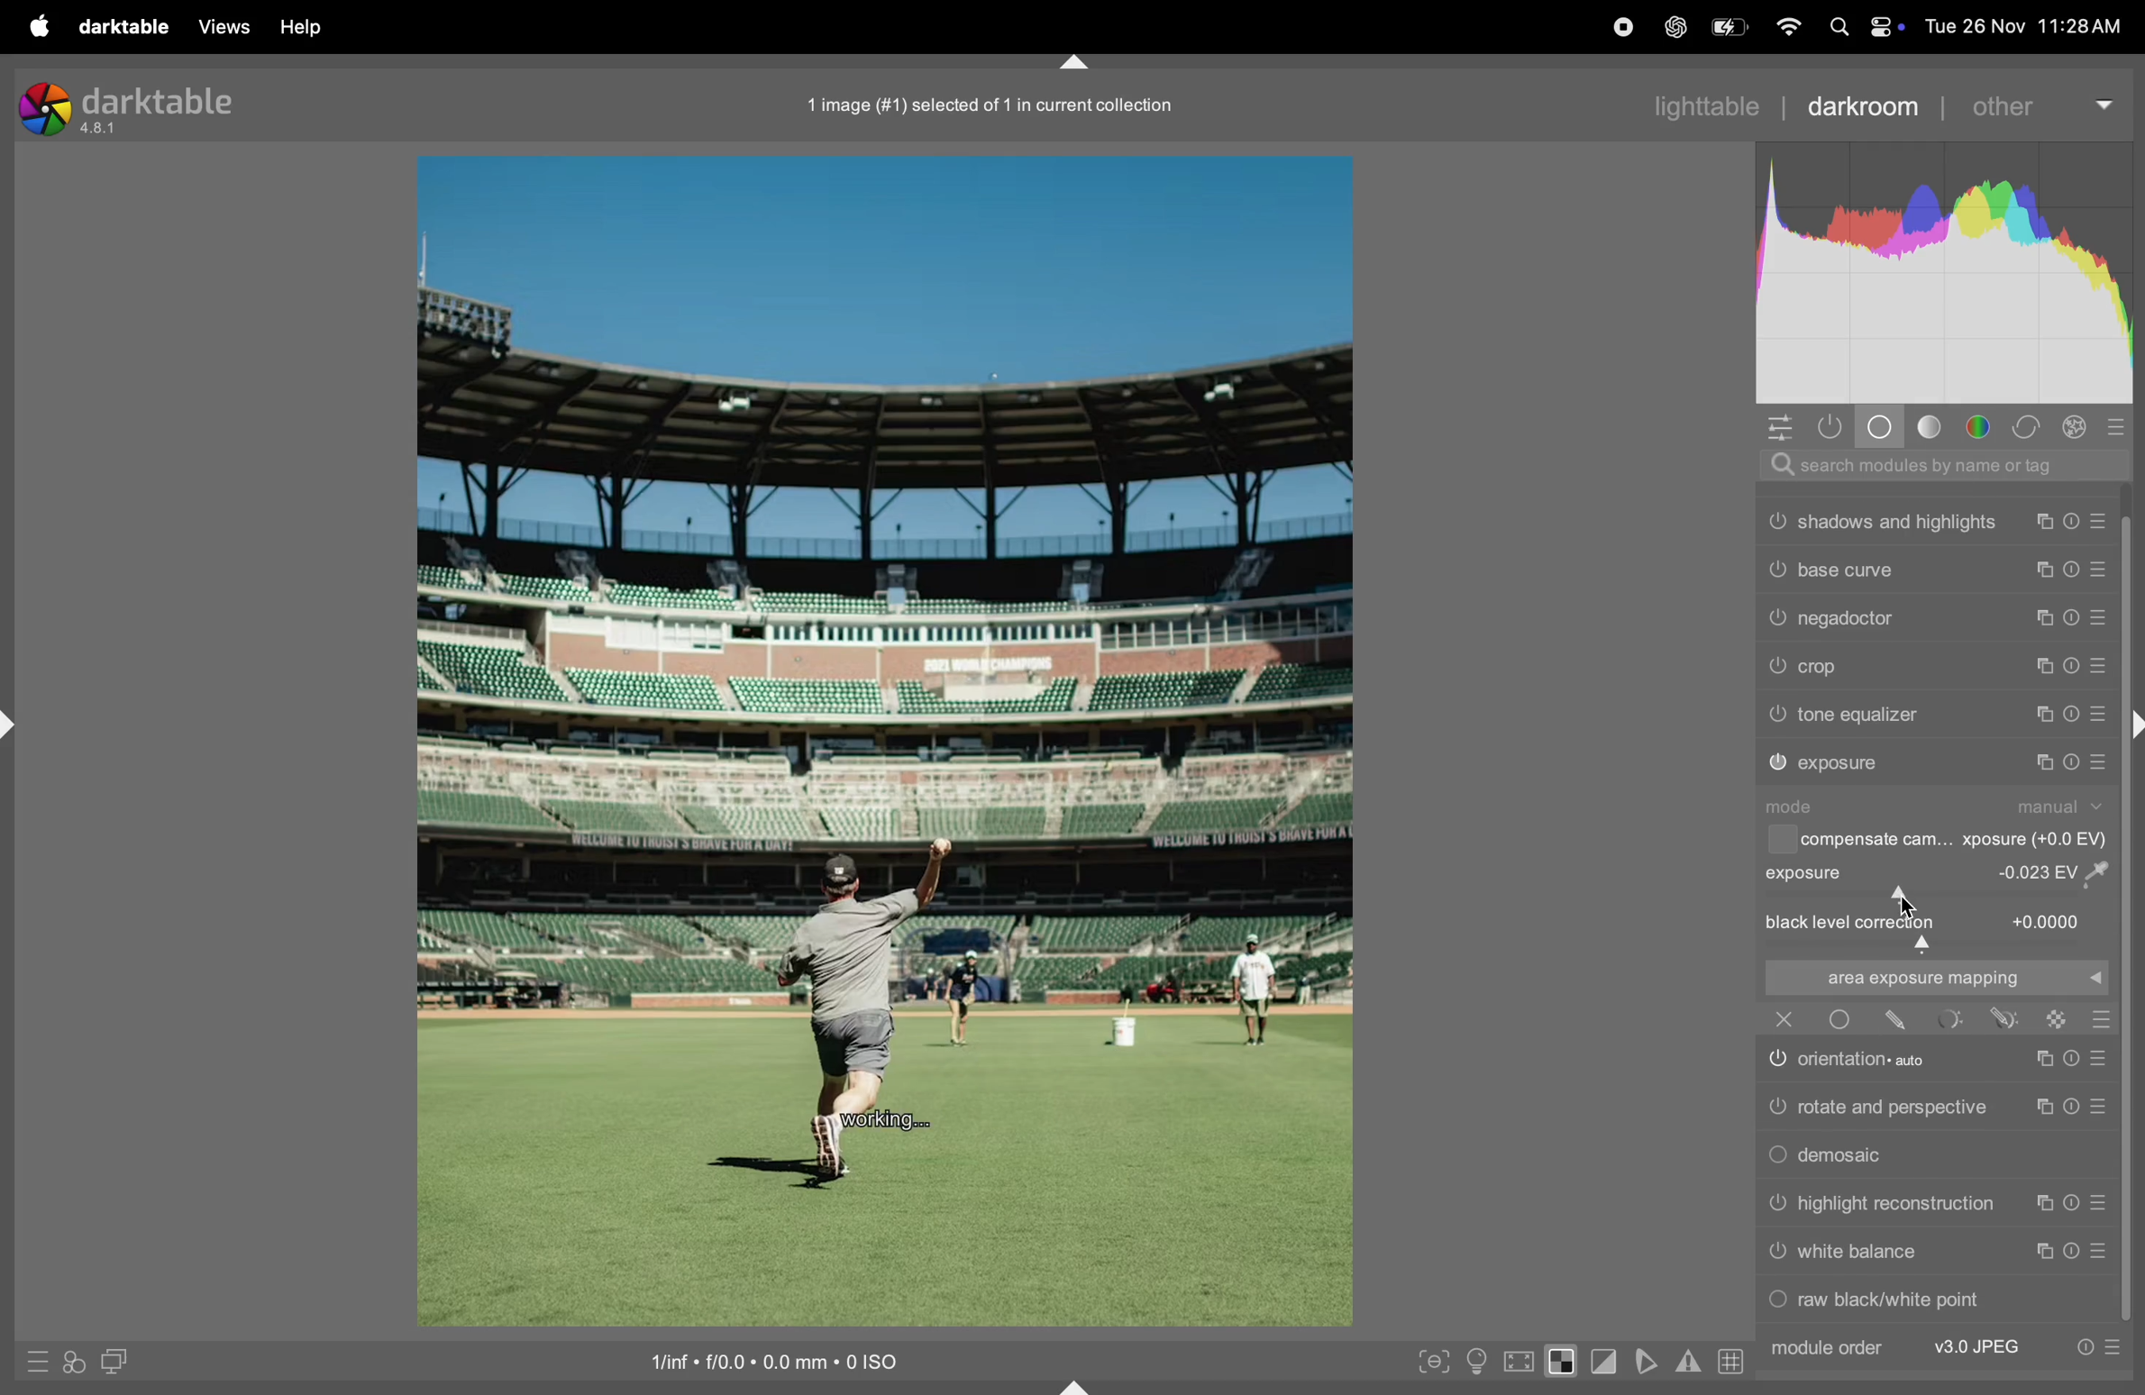  I want to click on reset Preset, so click(2069, 1059).